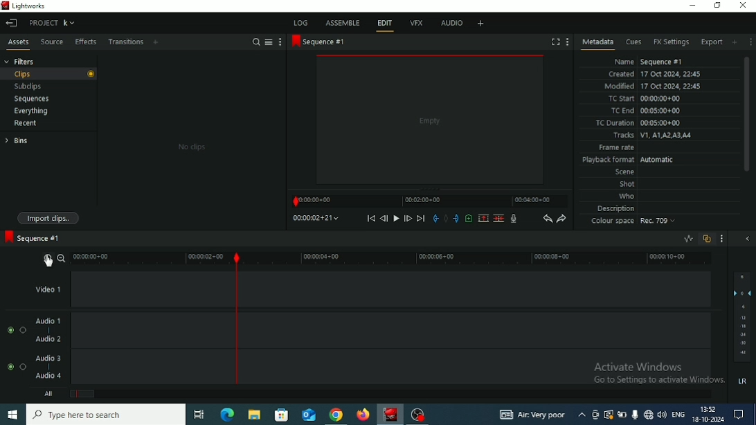  I want to click on Everything, so click(30, 111).